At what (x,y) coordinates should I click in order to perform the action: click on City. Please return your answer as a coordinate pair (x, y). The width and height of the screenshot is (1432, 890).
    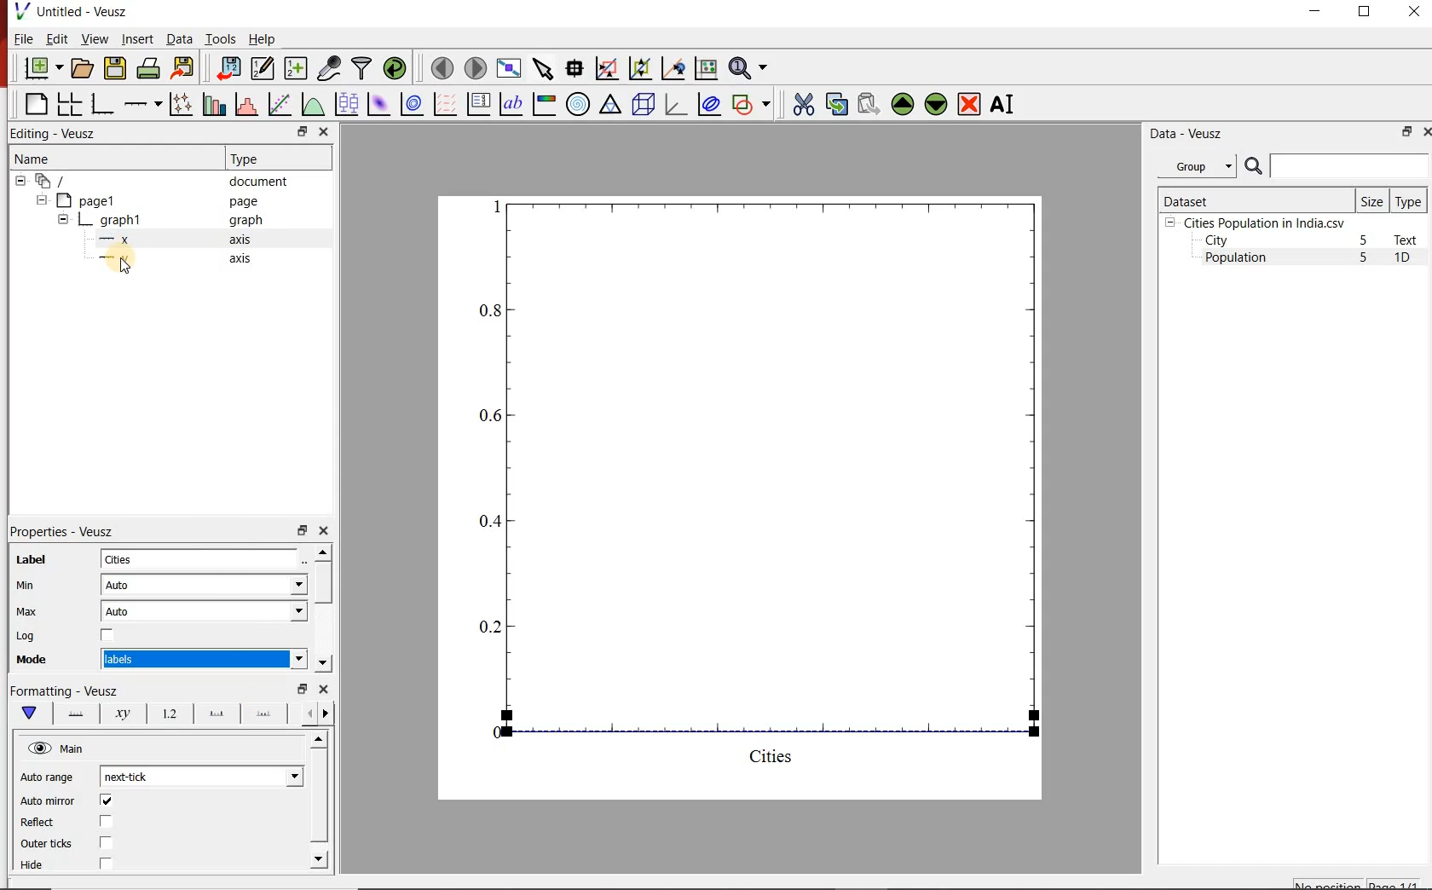
    Looking at the image, I should click on (1216, 240).